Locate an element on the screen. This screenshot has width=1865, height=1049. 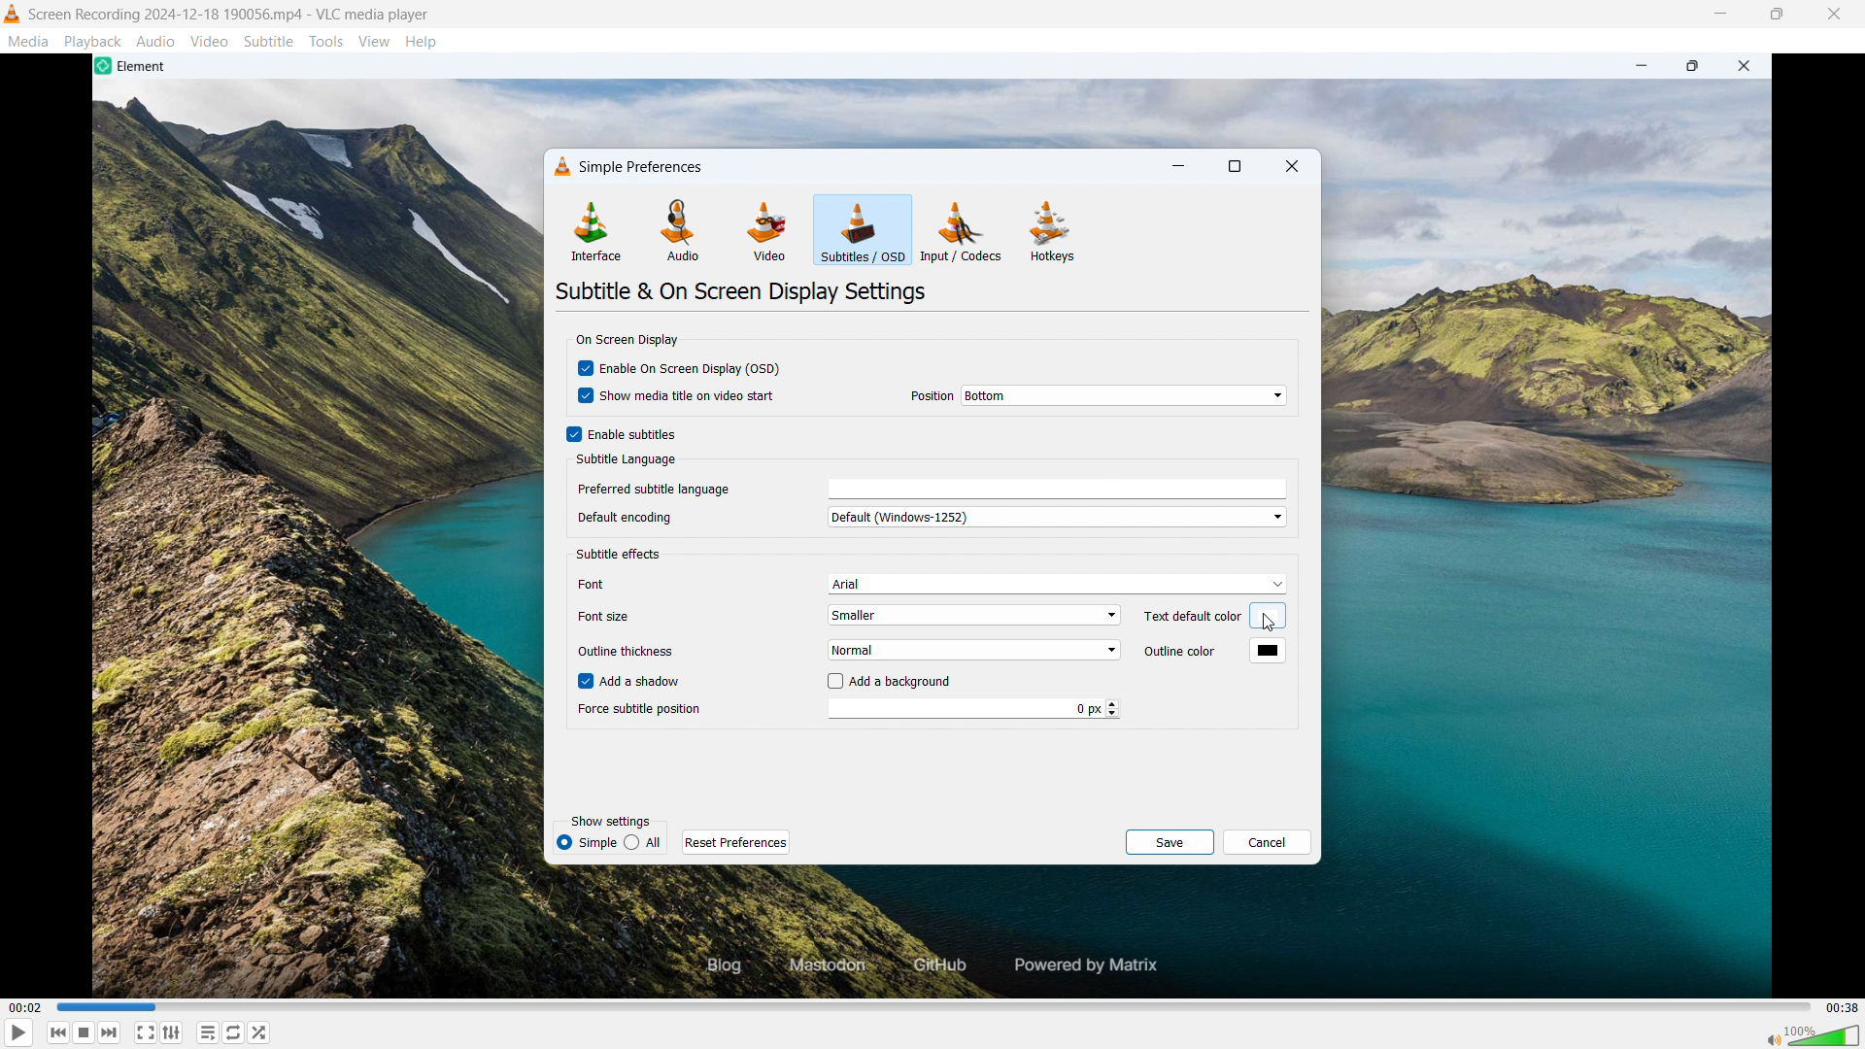
Text default color is located at coordinates (1193, 615).